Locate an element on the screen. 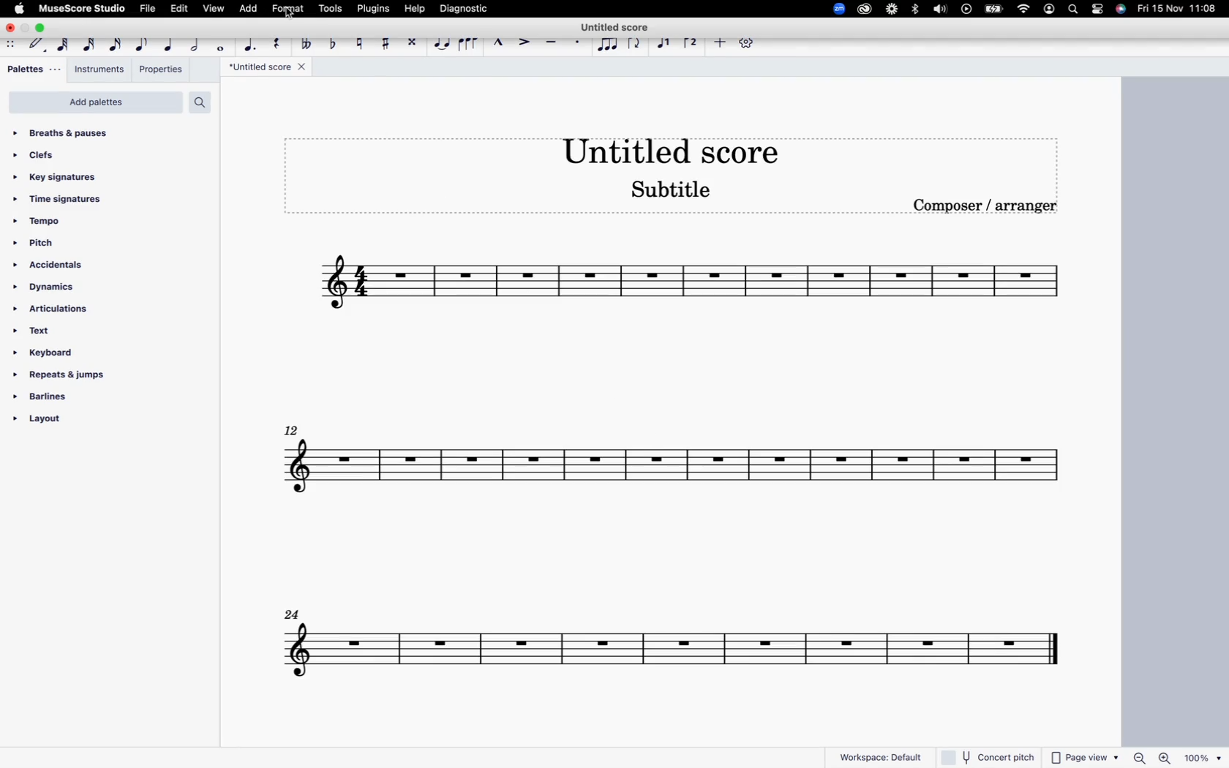 This screenshot has width=1229, height=768. date and time is located at coordinates (1179, 8).